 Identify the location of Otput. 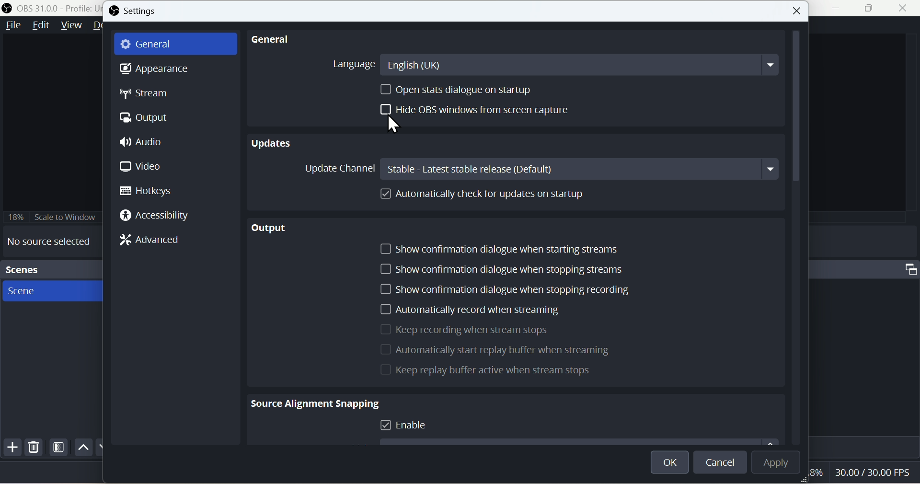
(147, 119).